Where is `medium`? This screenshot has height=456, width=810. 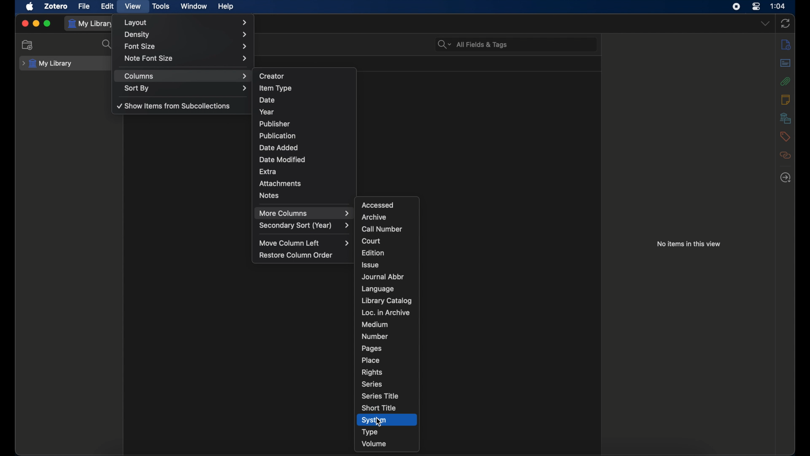
medium is located at coordinates (375, 325).